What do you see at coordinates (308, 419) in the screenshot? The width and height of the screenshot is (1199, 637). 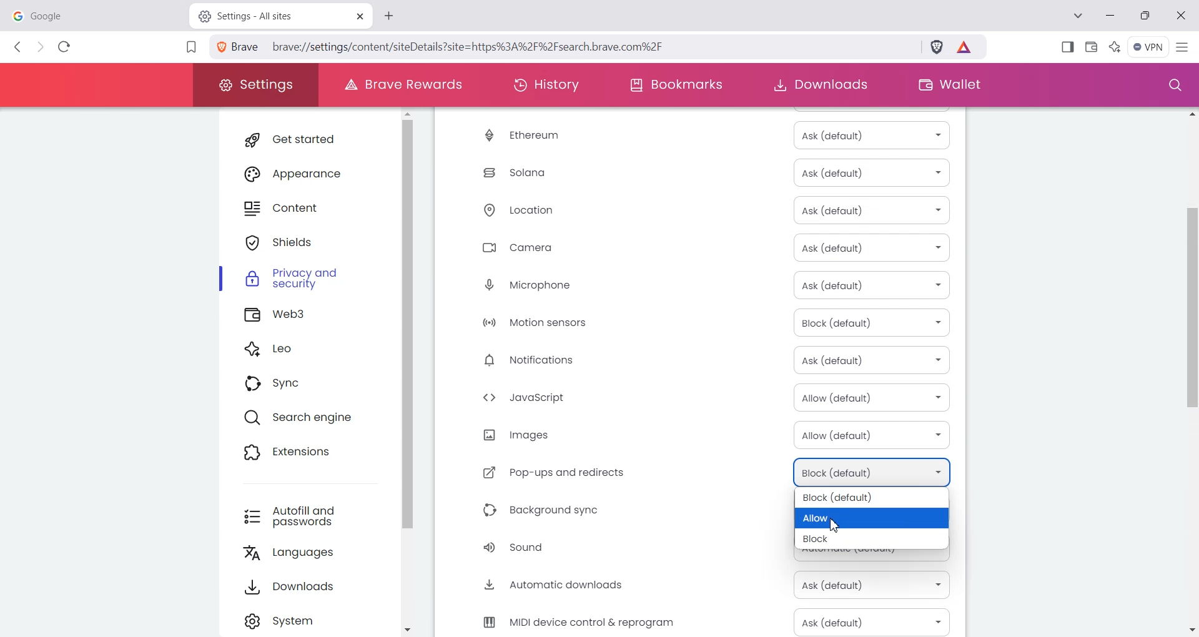 I see `Search engine` at bounding box center [308, 419].